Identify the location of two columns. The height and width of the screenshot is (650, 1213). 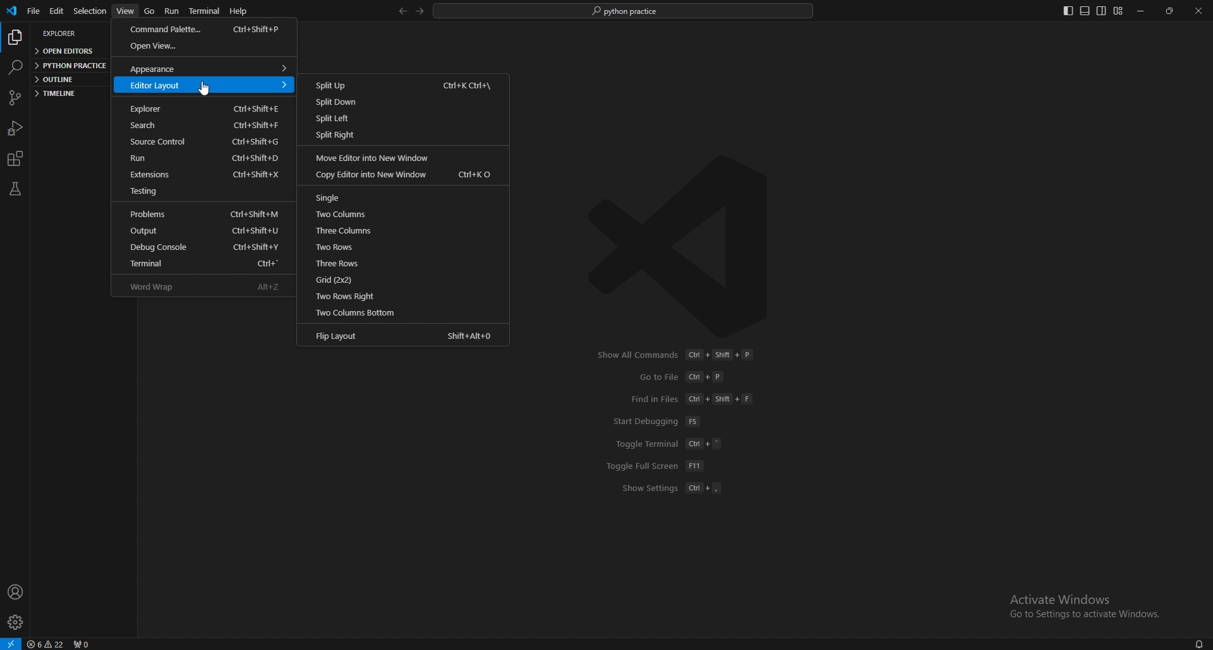
(395, 215).